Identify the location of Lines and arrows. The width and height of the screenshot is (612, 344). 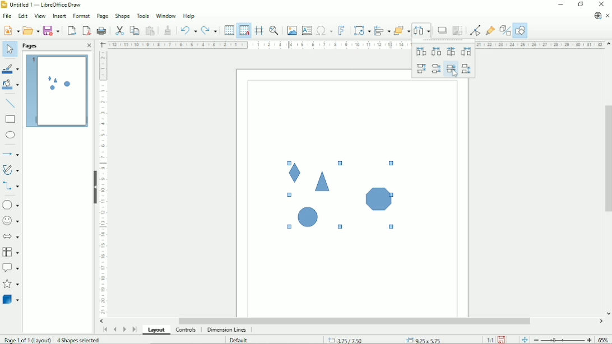
(12, 155).